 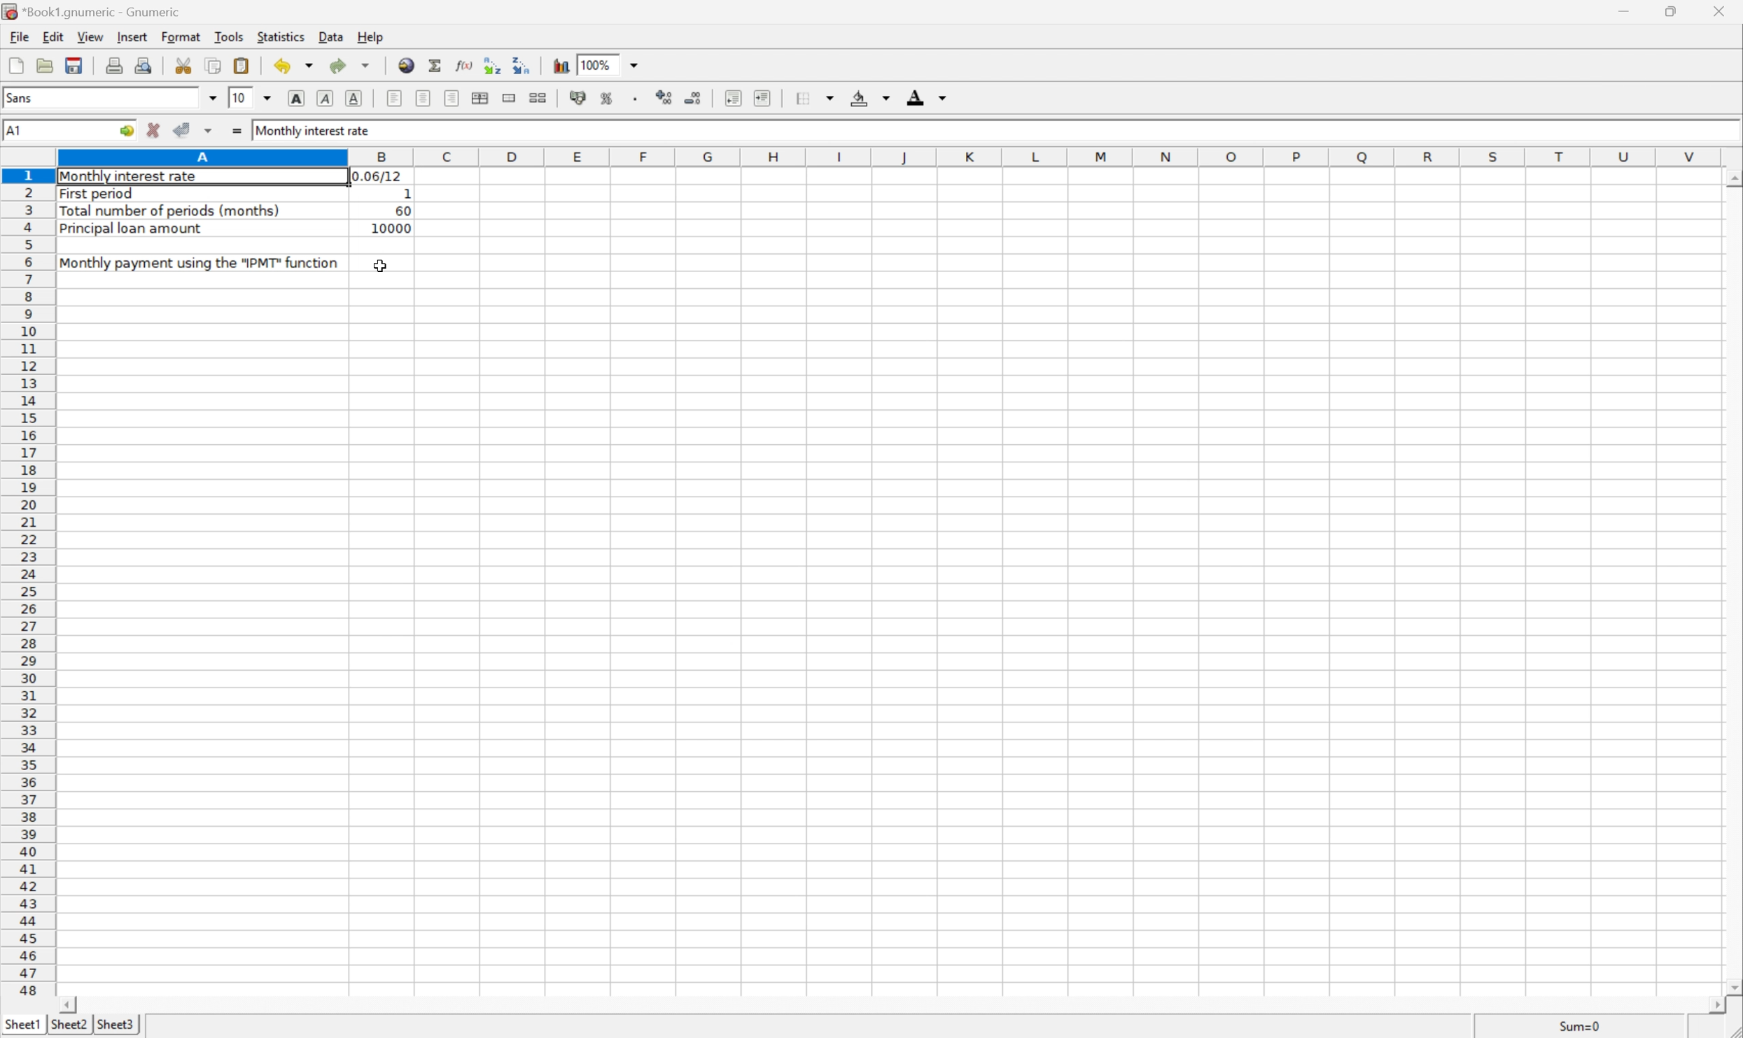 I want to click on Align Left, so click(x=392, y=98).